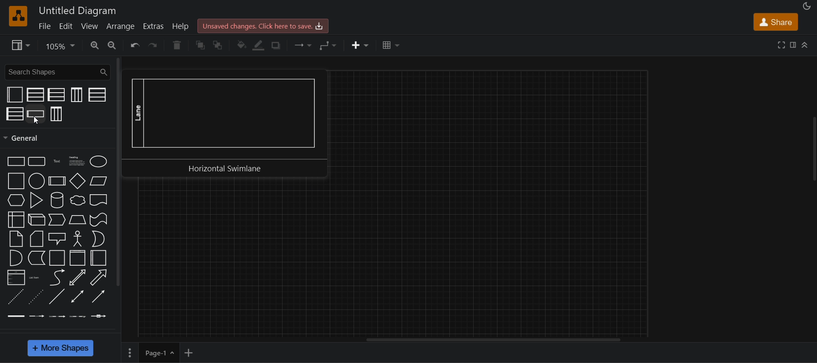  What do you see at coordinates (98, 258) in the screenshot?
I see `horizontal container` at bounding box center [98, 258].